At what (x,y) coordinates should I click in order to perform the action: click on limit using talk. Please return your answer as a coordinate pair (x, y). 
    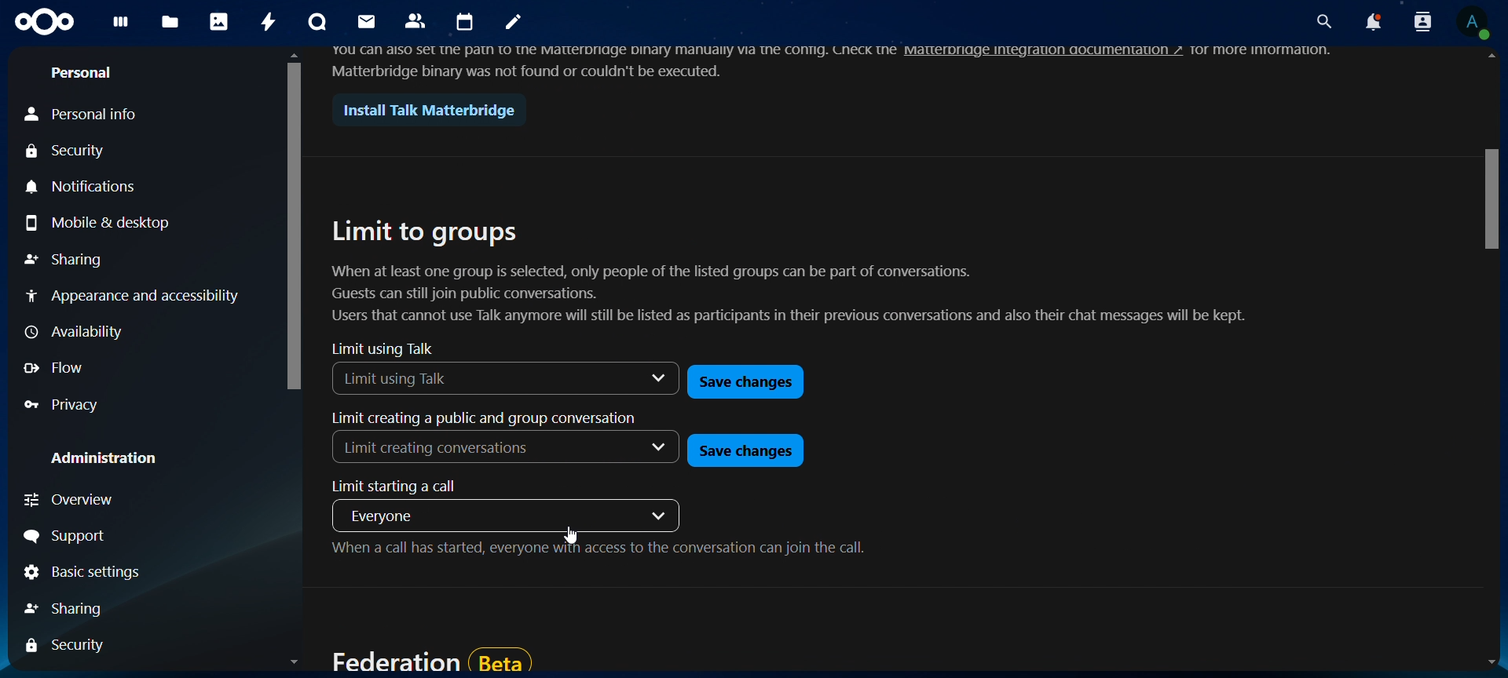
    Looking at the image, I should click on (500, 379).